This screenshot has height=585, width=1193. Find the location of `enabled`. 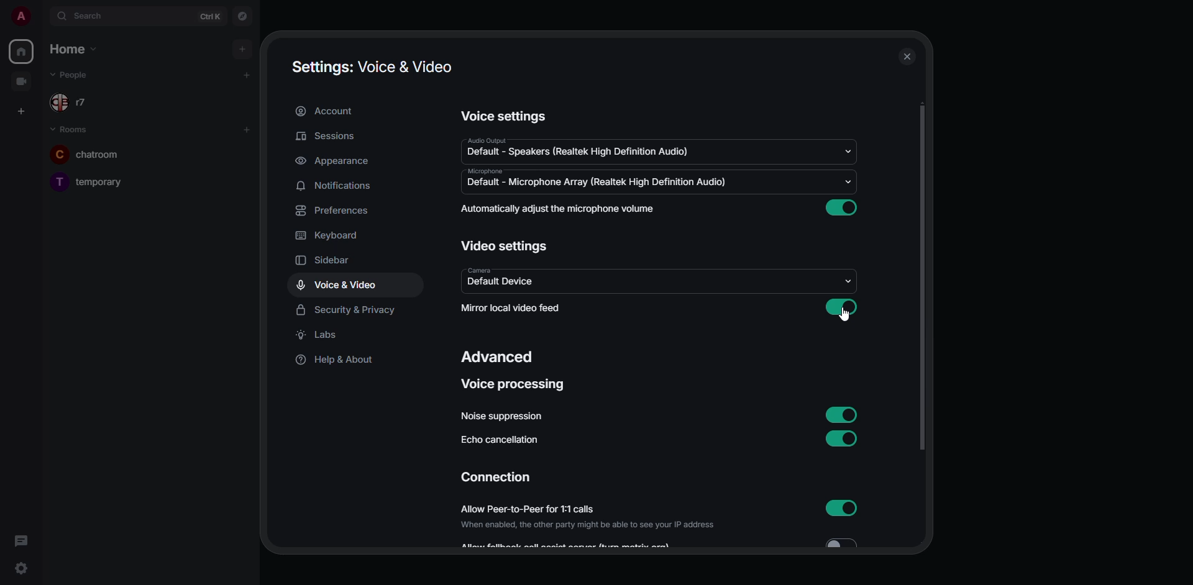

enabled is located at coordinates (841, 414).